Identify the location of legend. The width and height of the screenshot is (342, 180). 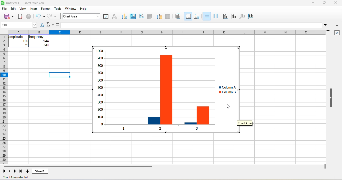
(197, 16).